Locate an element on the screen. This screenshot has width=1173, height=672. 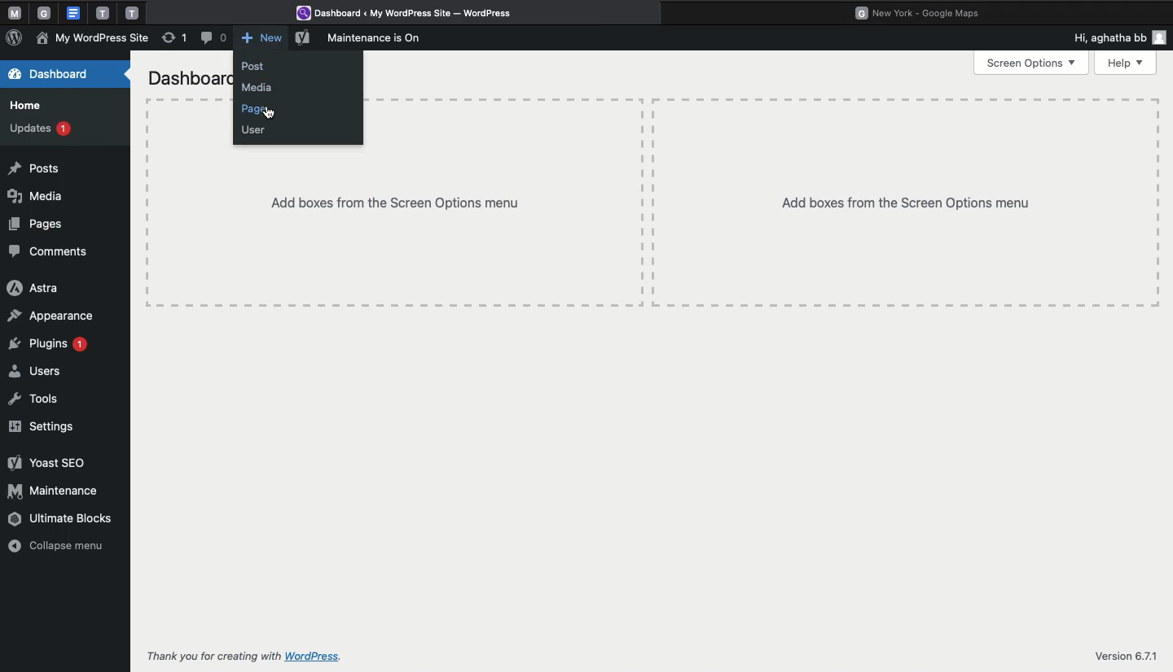
Click is located at coordinates (268, 113).